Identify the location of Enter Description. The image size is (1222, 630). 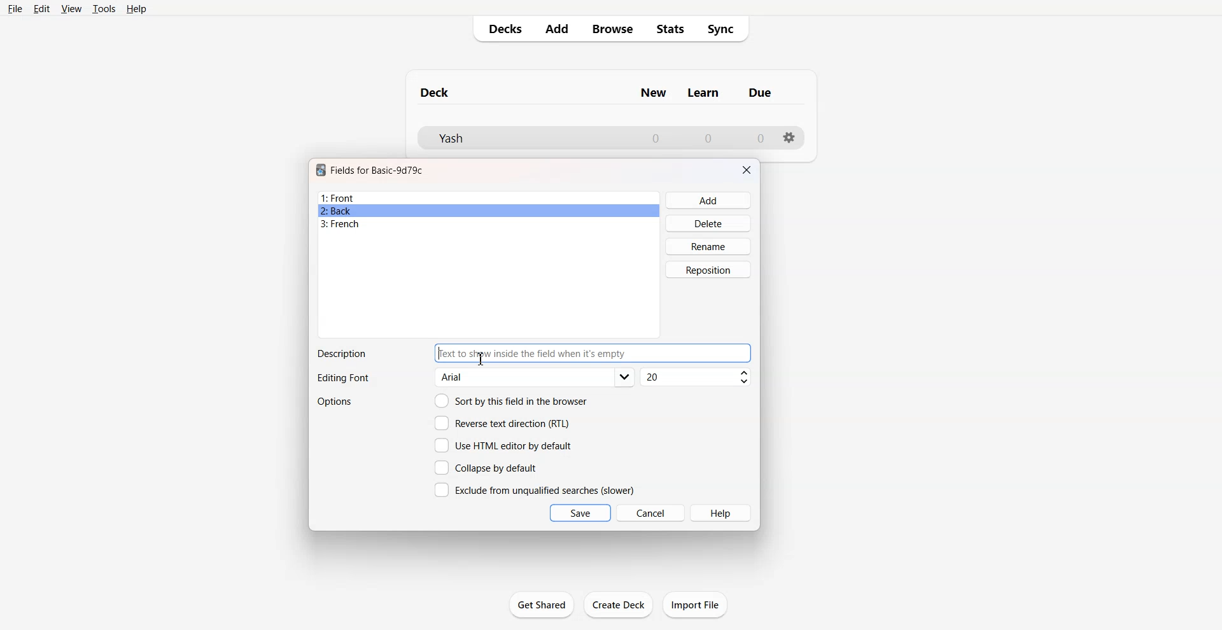
(594, 353).